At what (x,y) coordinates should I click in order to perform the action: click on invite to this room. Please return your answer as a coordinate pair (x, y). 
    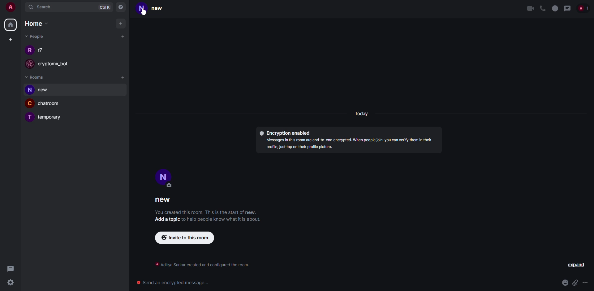
    Looking at the image, I should click on (184, 237).